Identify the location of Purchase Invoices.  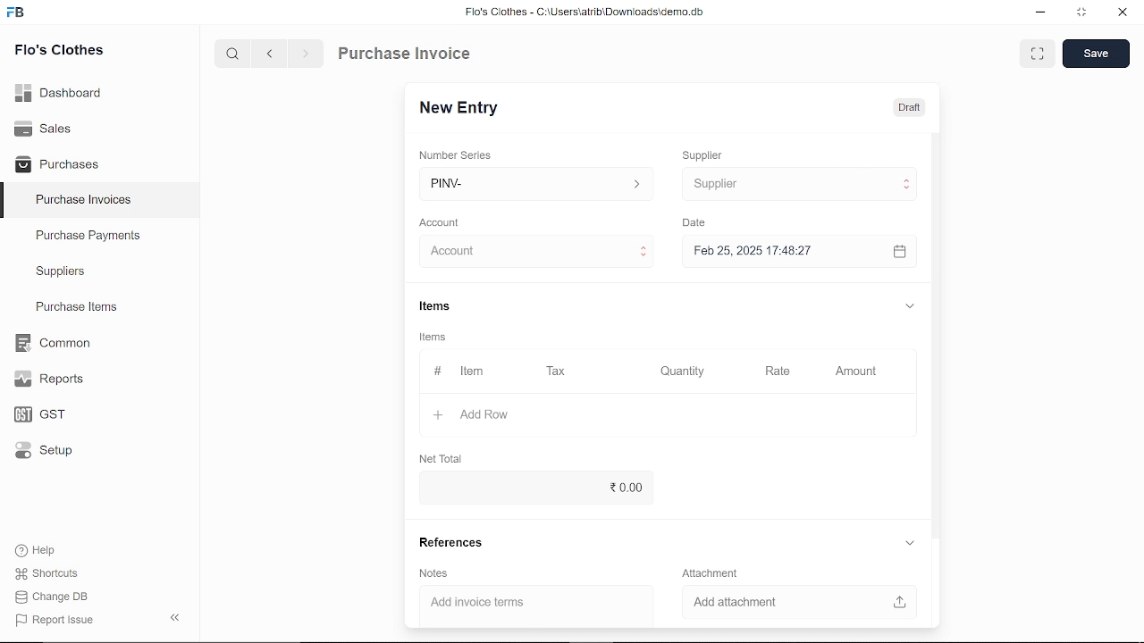
(84, 202).